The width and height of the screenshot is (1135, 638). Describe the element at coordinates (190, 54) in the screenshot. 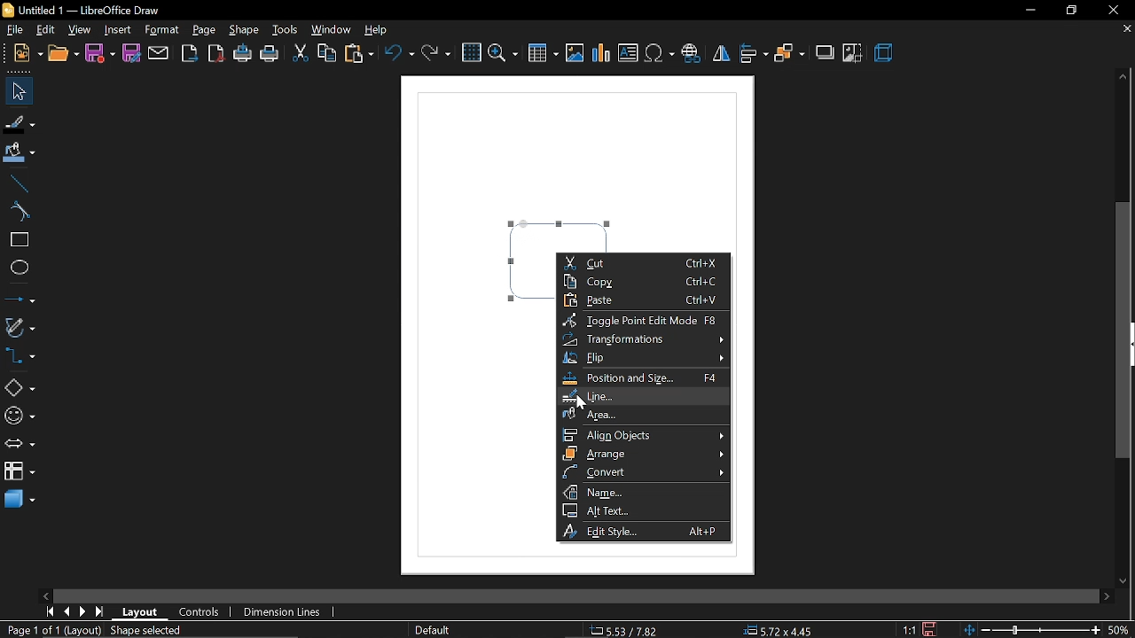

I see `export` at that location.